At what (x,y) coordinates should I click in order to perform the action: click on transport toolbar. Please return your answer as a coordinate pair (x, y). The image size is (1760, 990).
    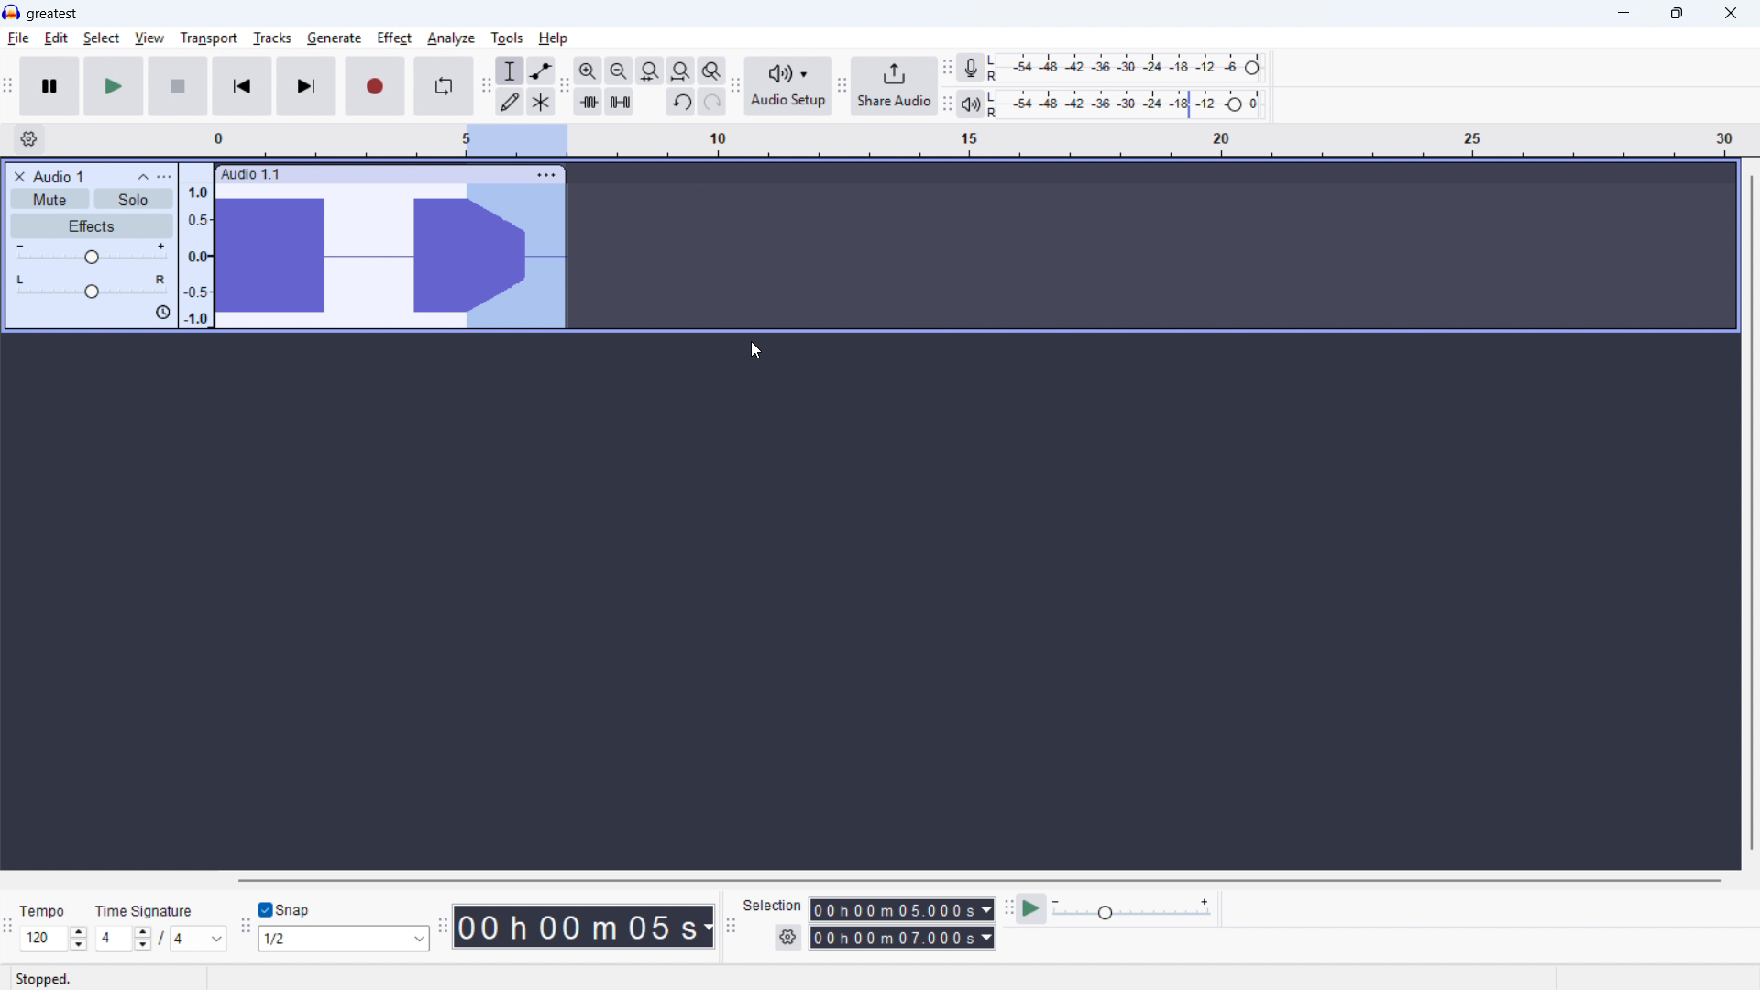
    Looking at the image, I should click on (8, 88).